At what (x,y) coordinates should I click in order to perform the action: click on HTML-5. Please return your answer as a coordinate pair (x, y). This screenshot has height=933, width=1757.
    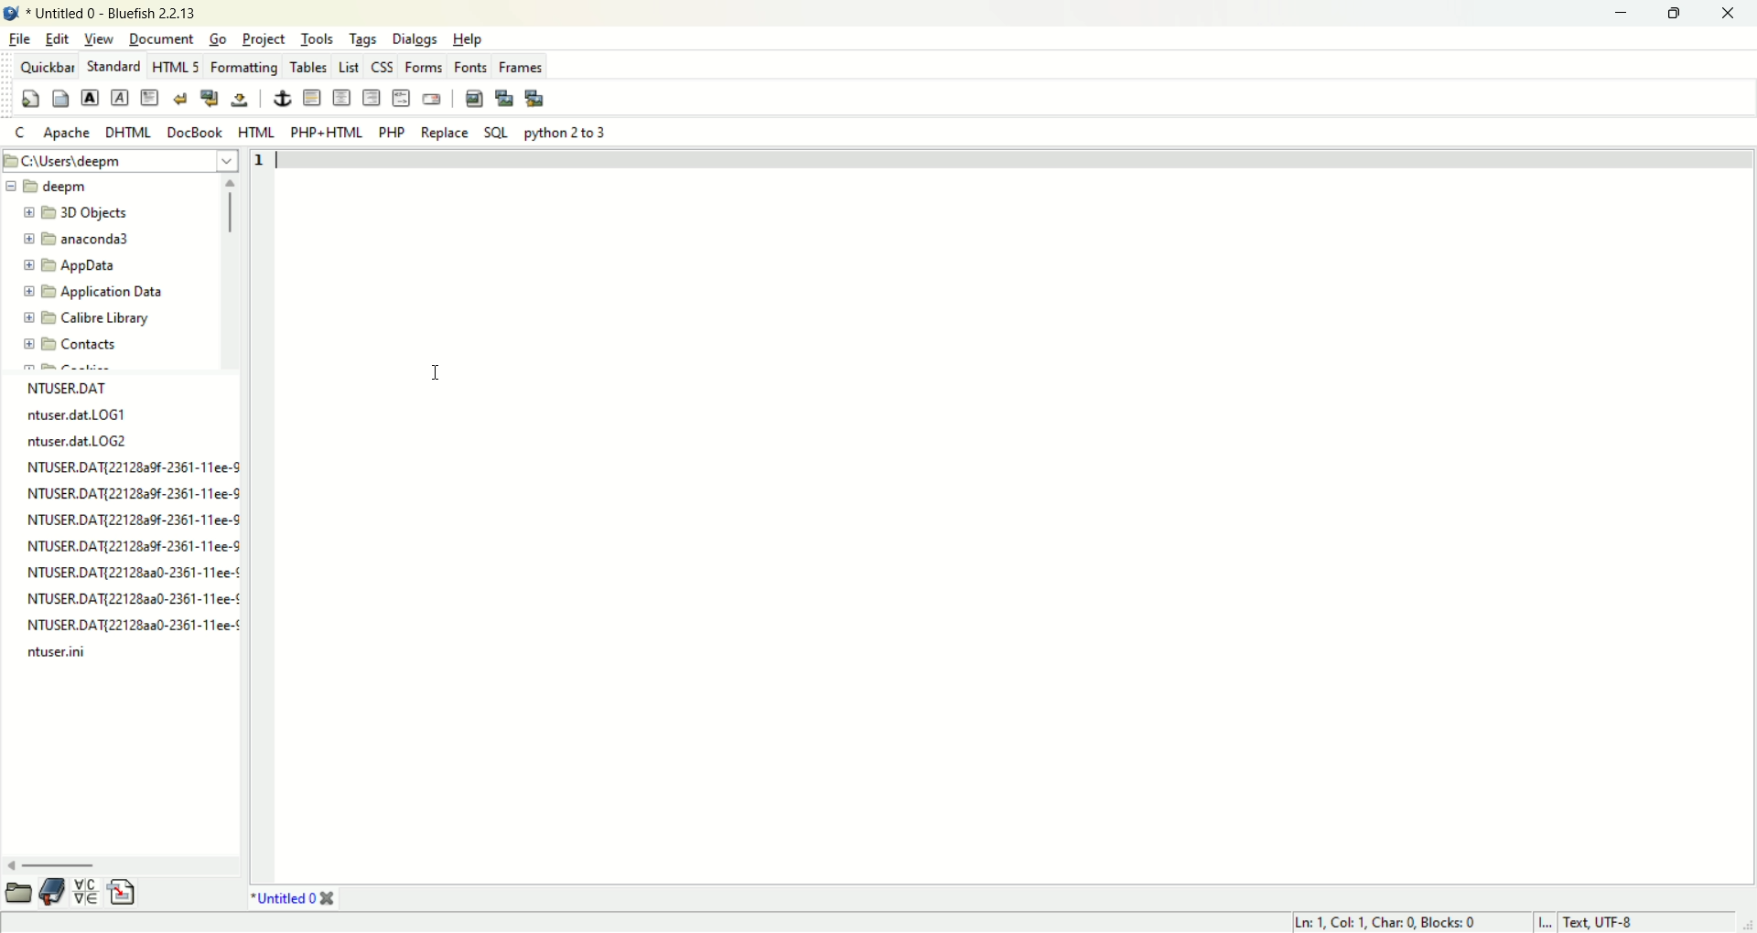
    Looking at the image, I should click on (177, 70).